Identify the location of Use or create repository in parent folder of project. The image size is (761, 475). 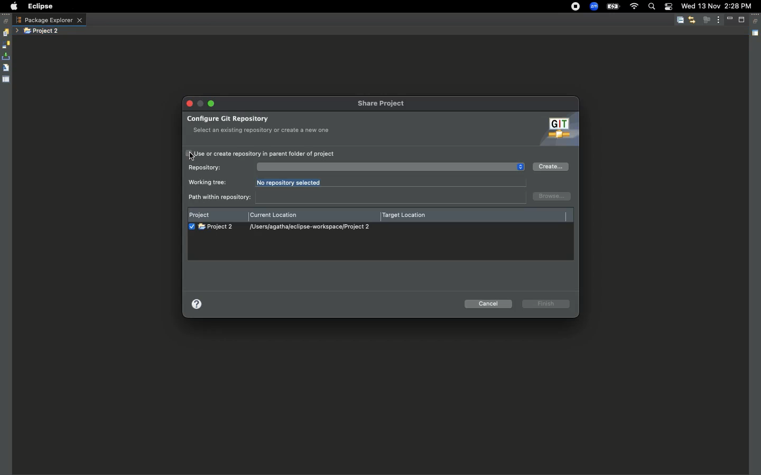
(261, 154).